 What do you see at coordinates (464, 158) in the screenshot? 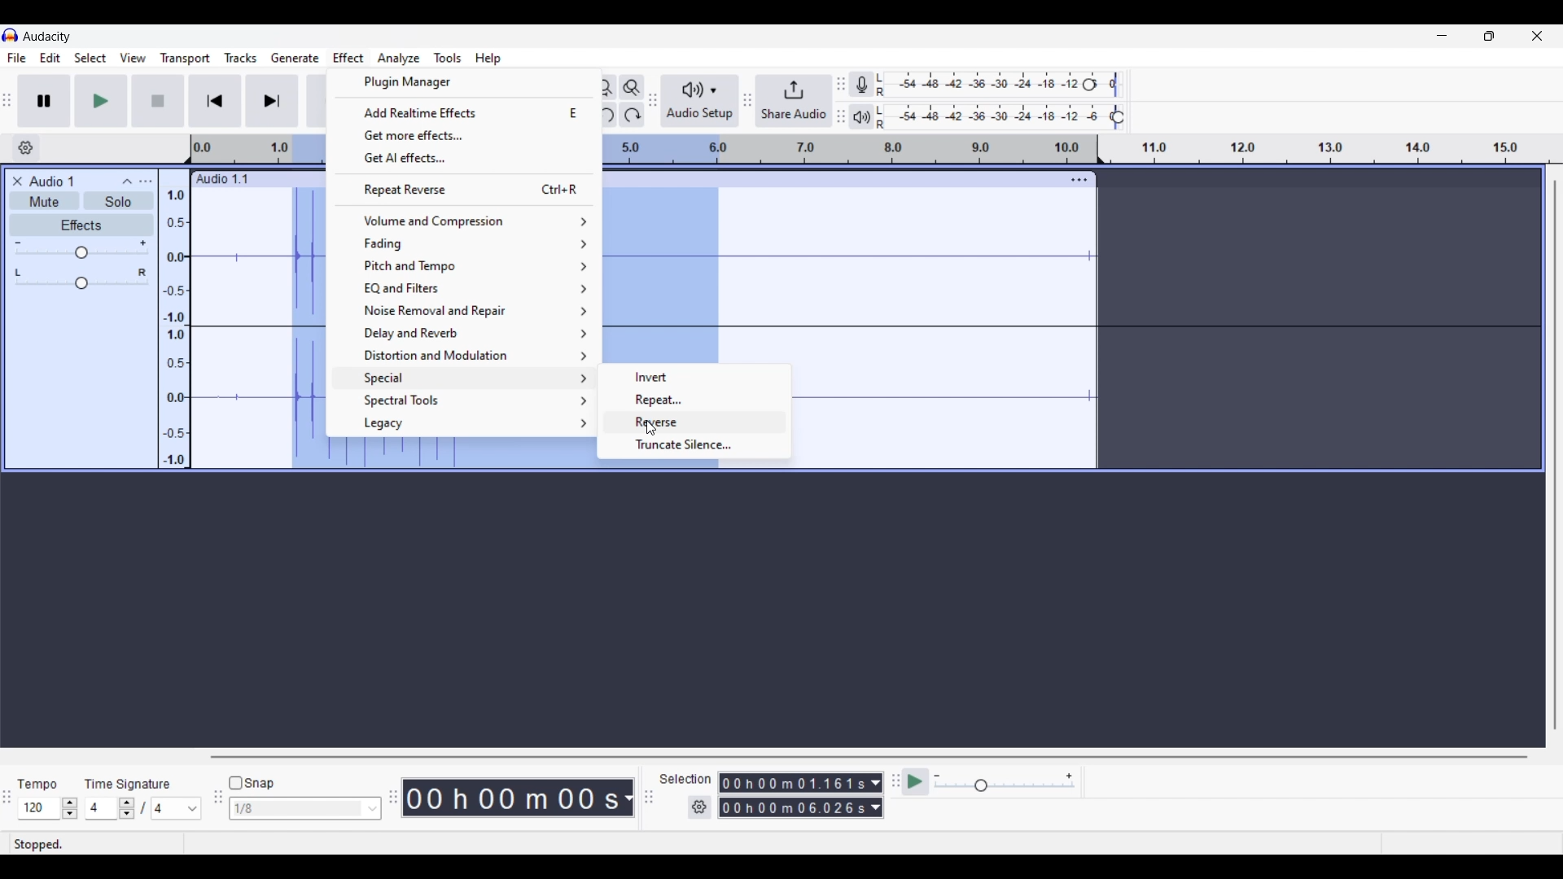
I see `Get AI effects` at bounding box center [464, 158].